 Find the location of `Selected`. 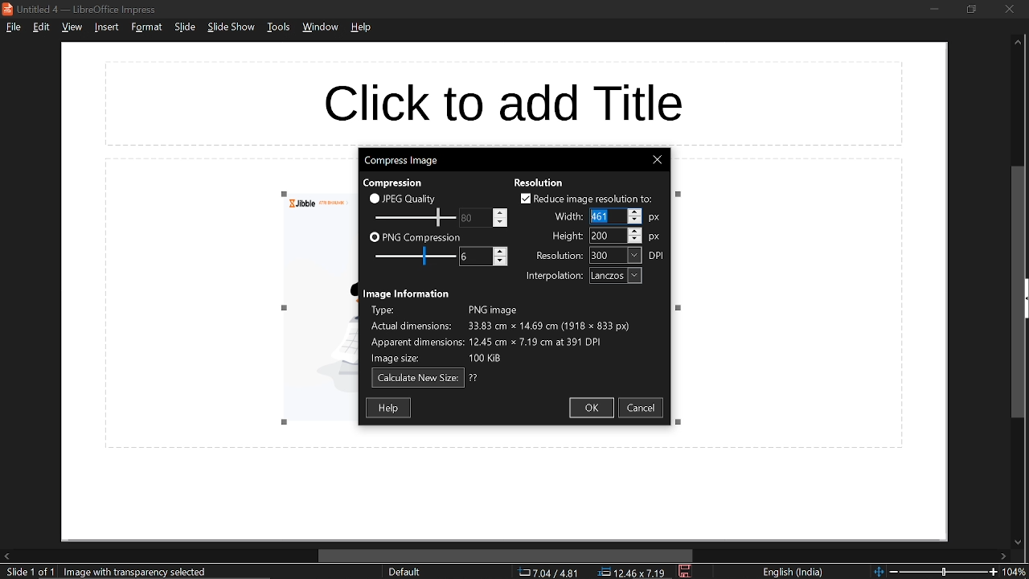

Selected is located at coordinates (602, 216).